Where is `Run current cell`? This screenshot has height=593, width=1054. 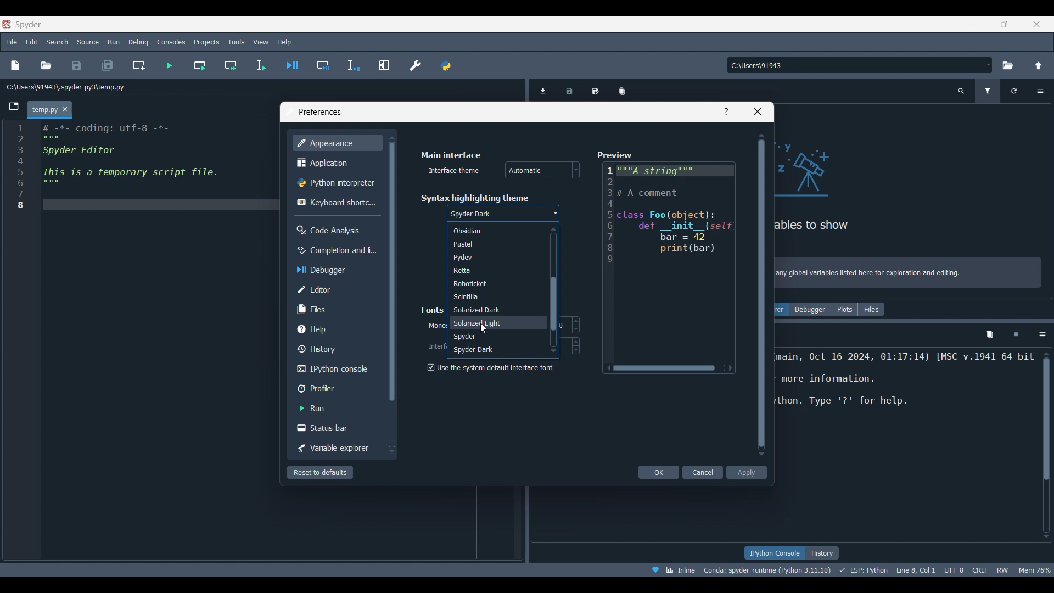 Run current cell is located at coordinates (199, 65).